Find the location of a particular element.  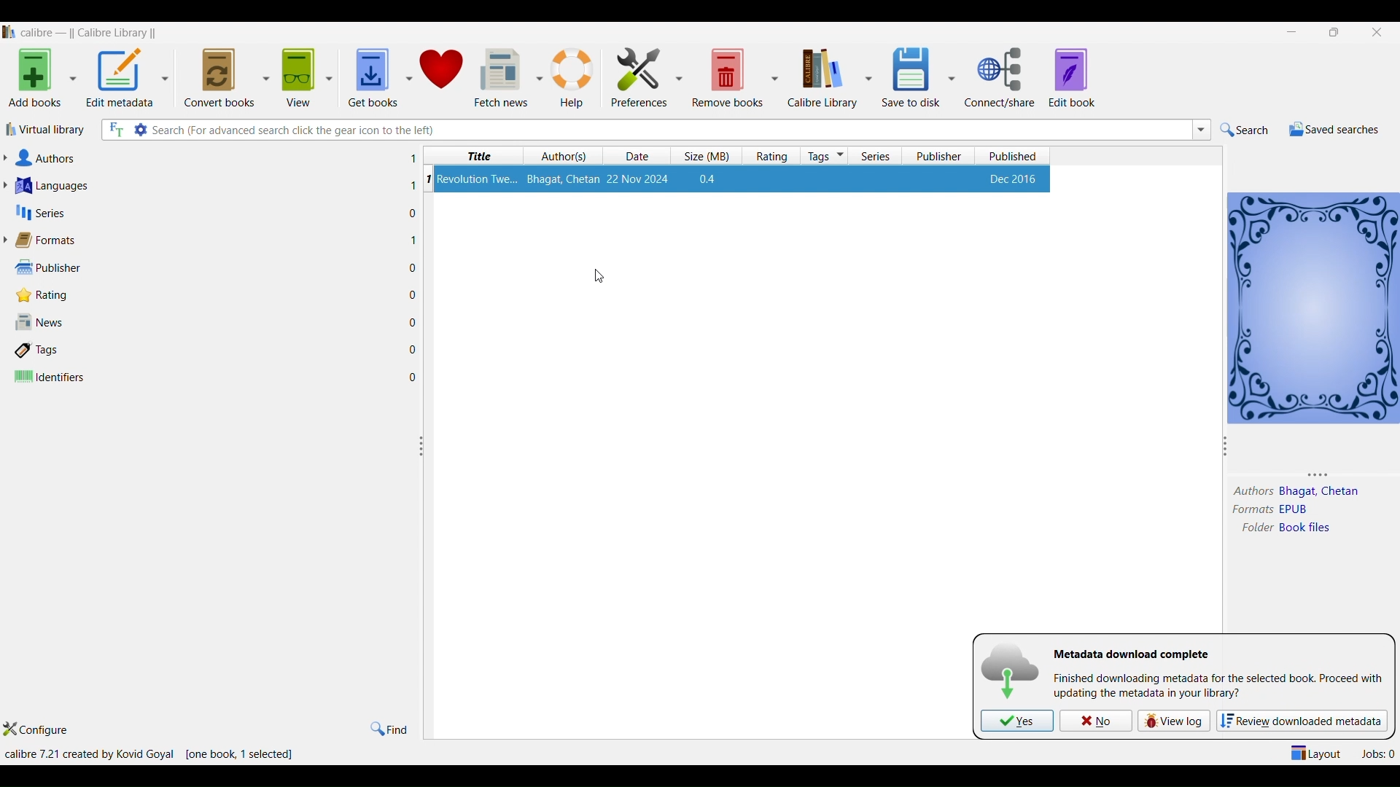

configure is located at coordinates (44, 728).